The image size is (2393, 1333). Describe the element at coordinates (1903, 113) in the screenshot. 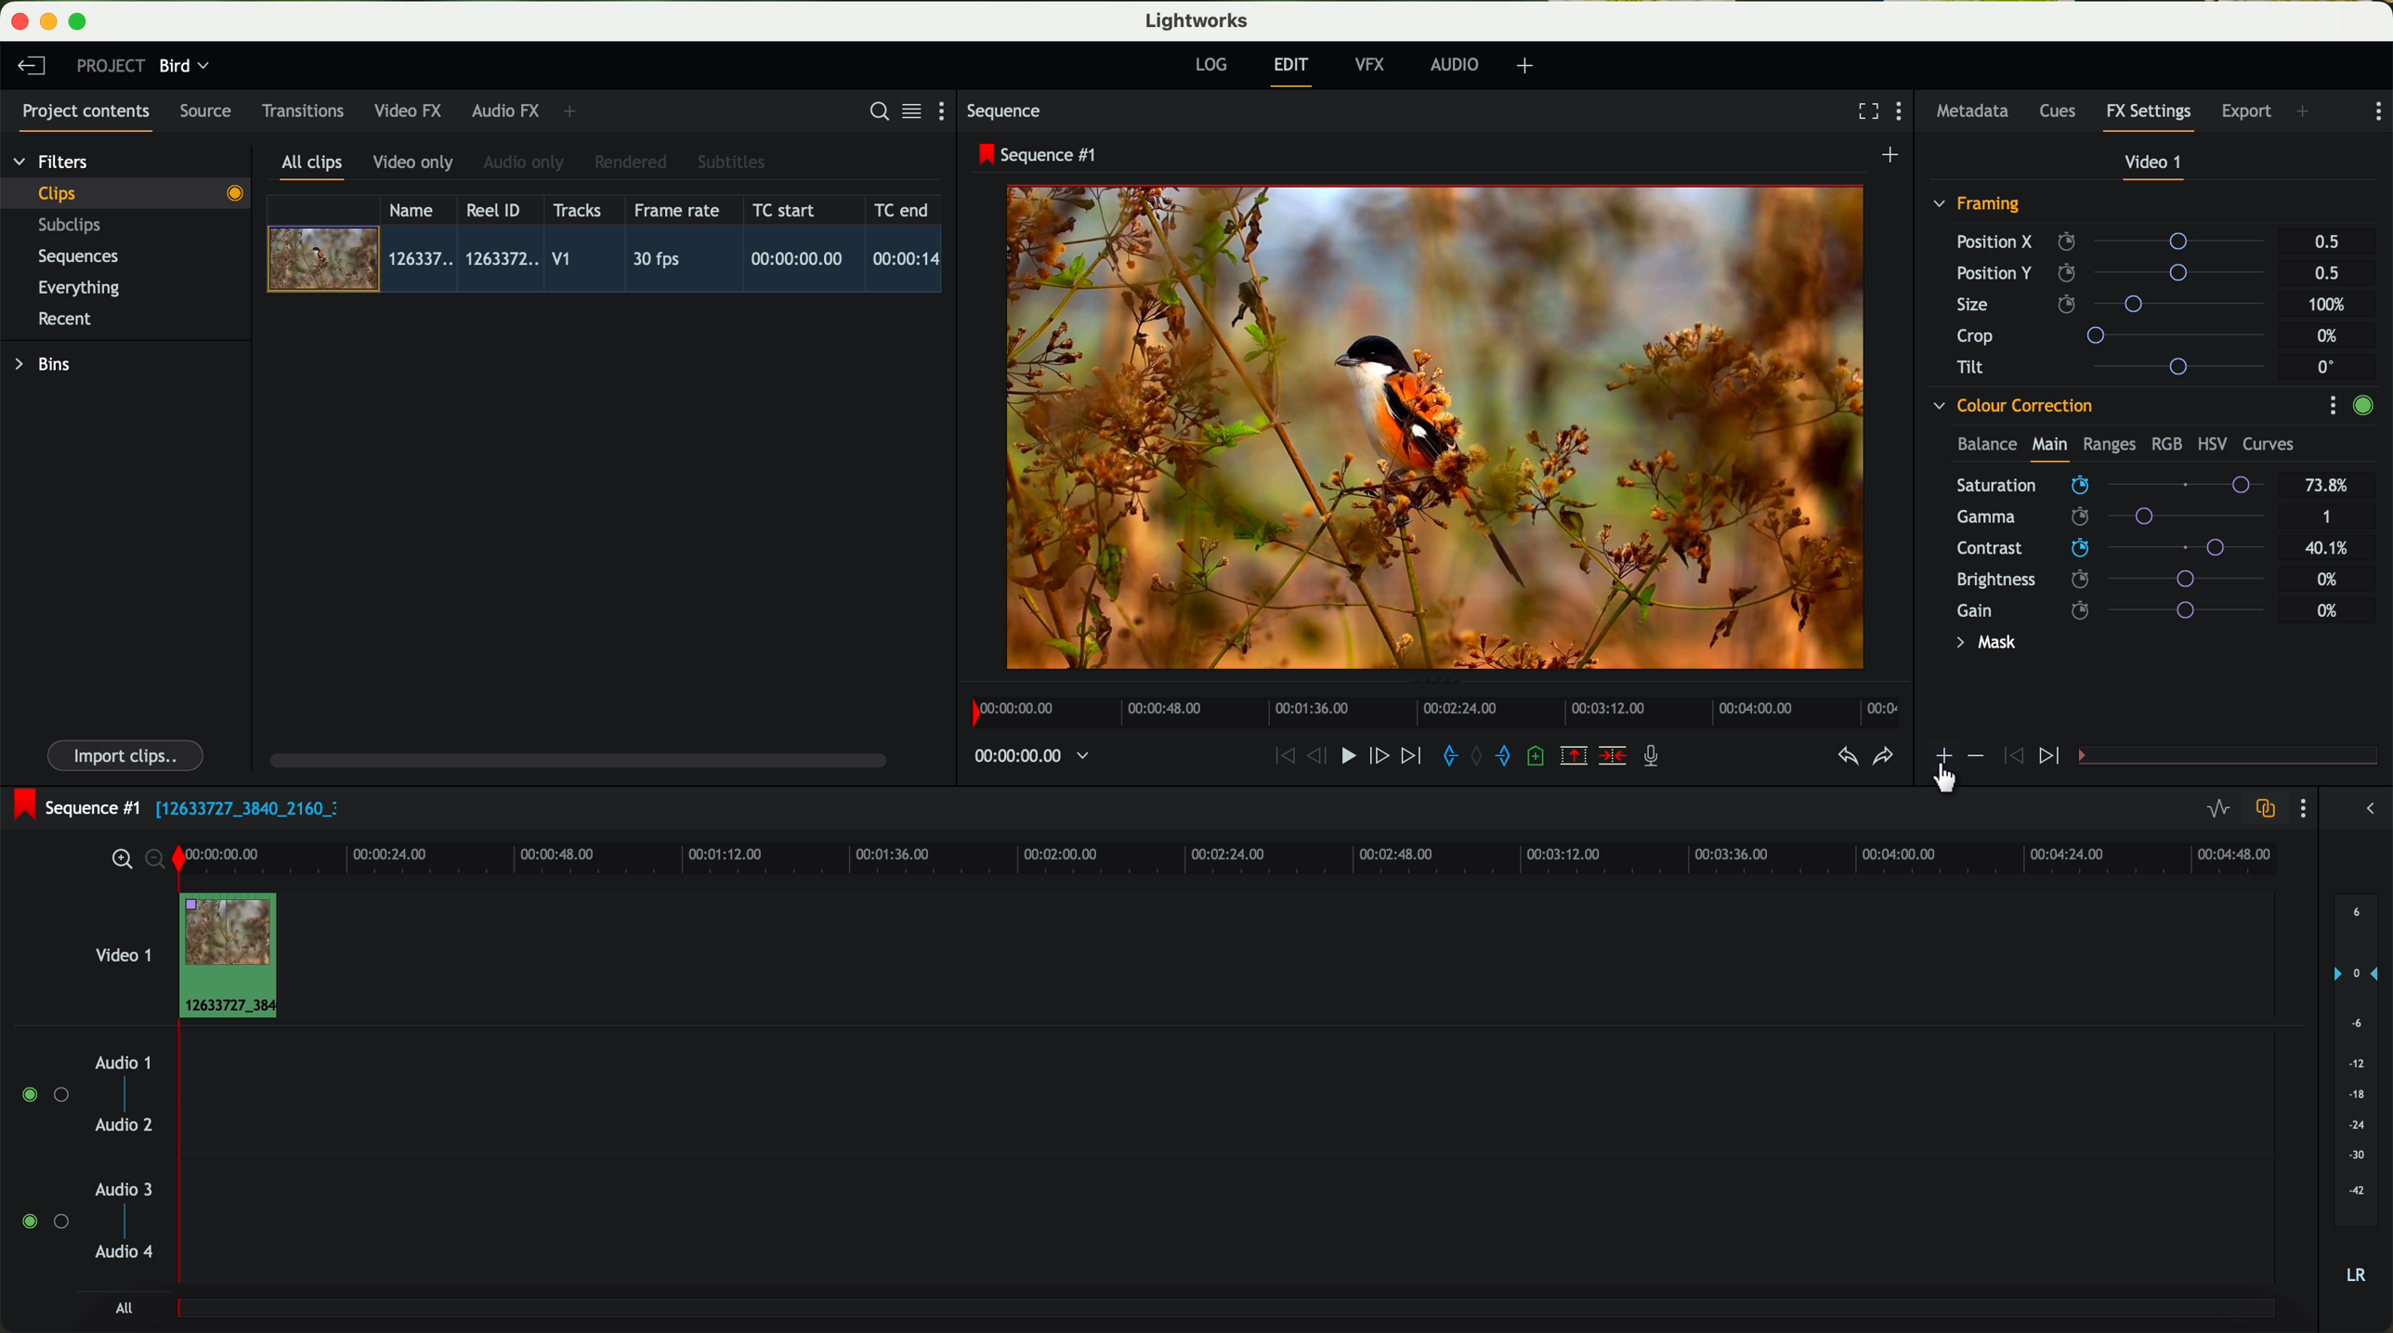

I see `show settings menu` at that location.